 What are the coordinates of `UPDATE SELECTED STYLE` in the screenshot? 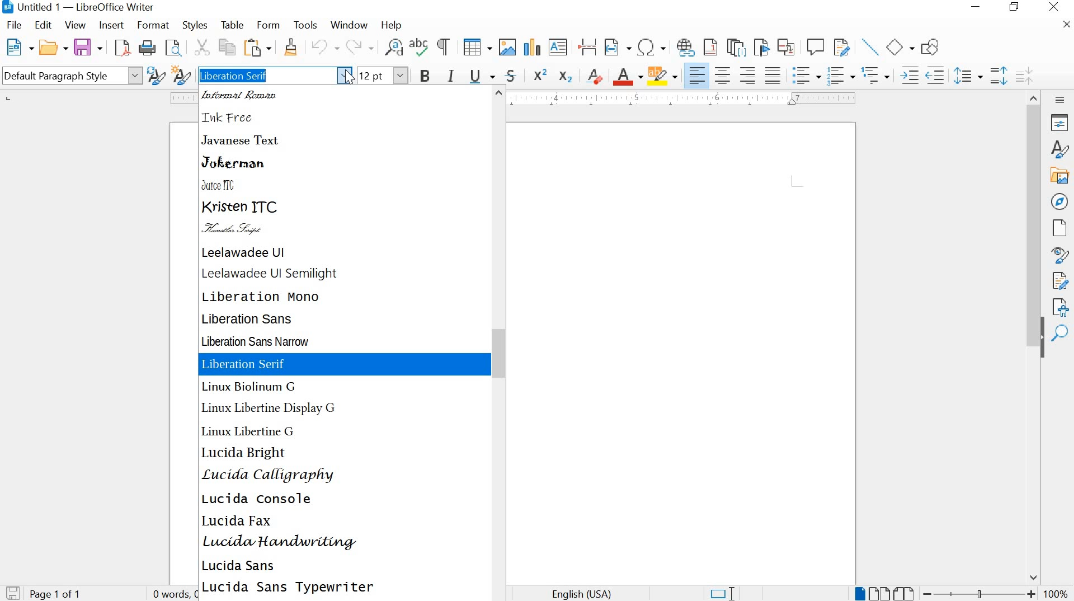 It's located at (155, 76).